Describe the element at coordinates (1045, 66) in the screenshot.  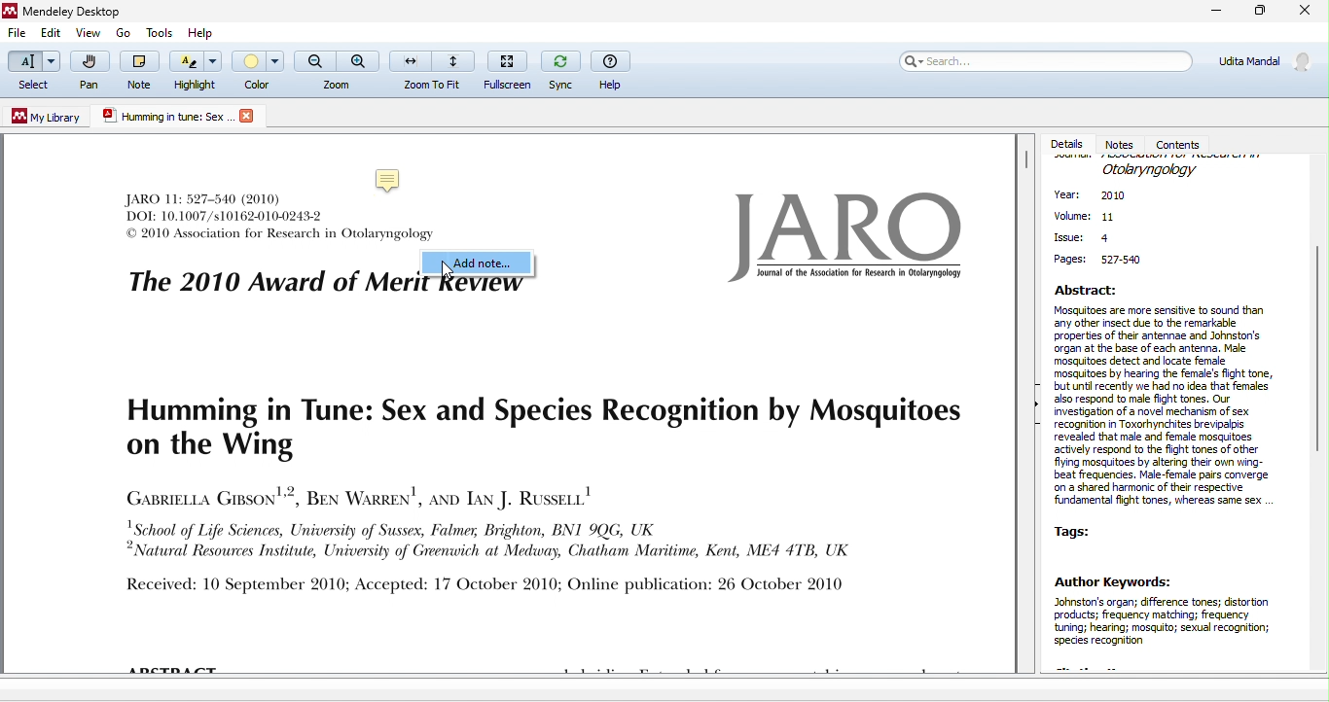
I see `search bar` at that location.